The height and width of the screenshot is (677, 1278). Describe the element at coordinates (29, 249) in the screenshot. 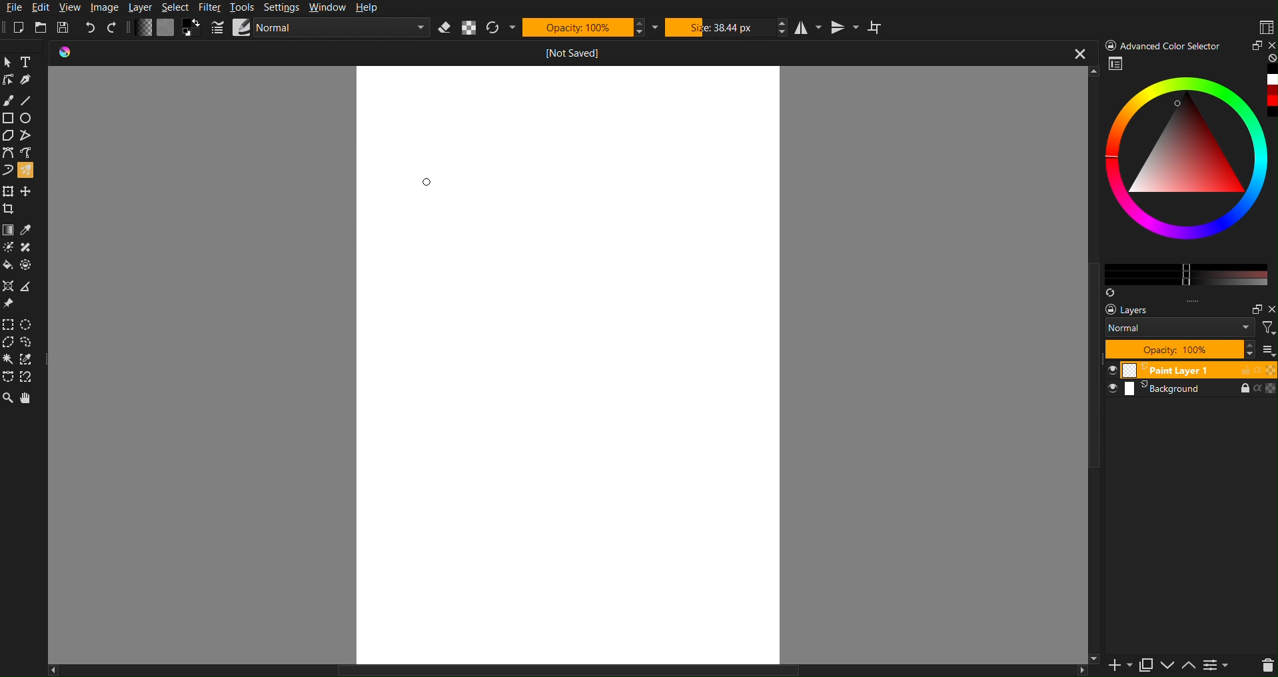

I see `Blemish fix` at that location.